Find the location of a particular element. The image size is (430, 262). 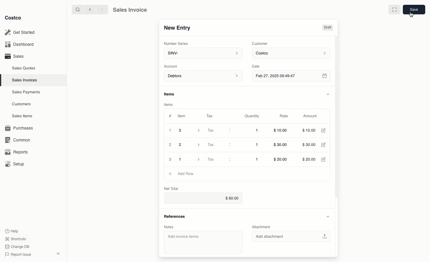

Tax is located at coordinates (219, 145).